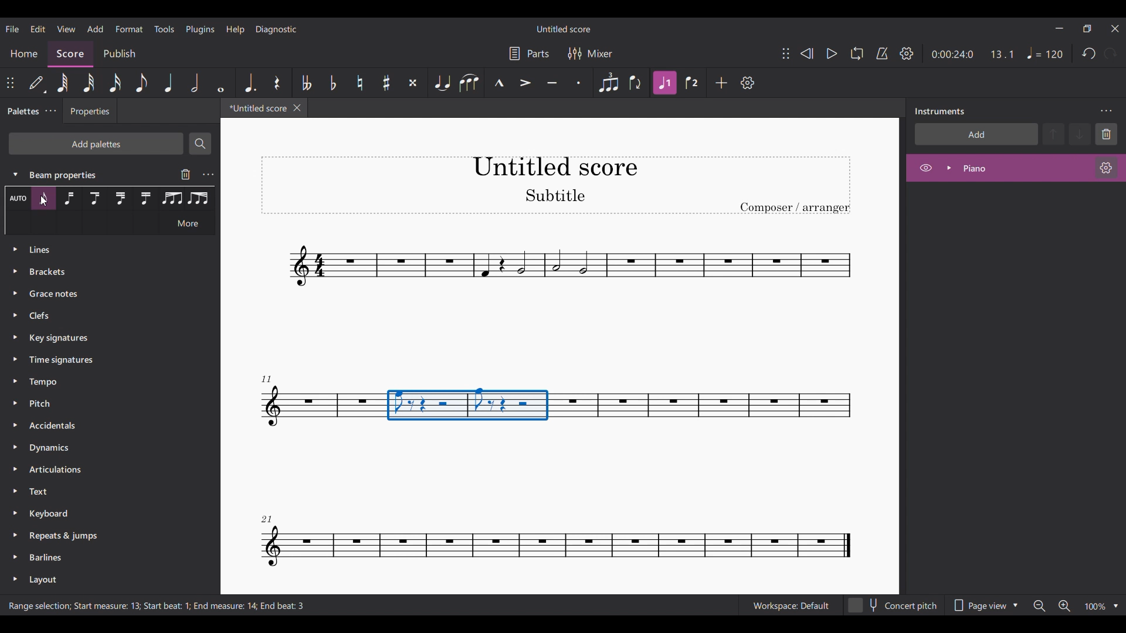 Image resolution: width=1126 pixels, height=633 pixels. Describe the element at coordinates (38, 83) in the screenshot. I see `Default` at that location.